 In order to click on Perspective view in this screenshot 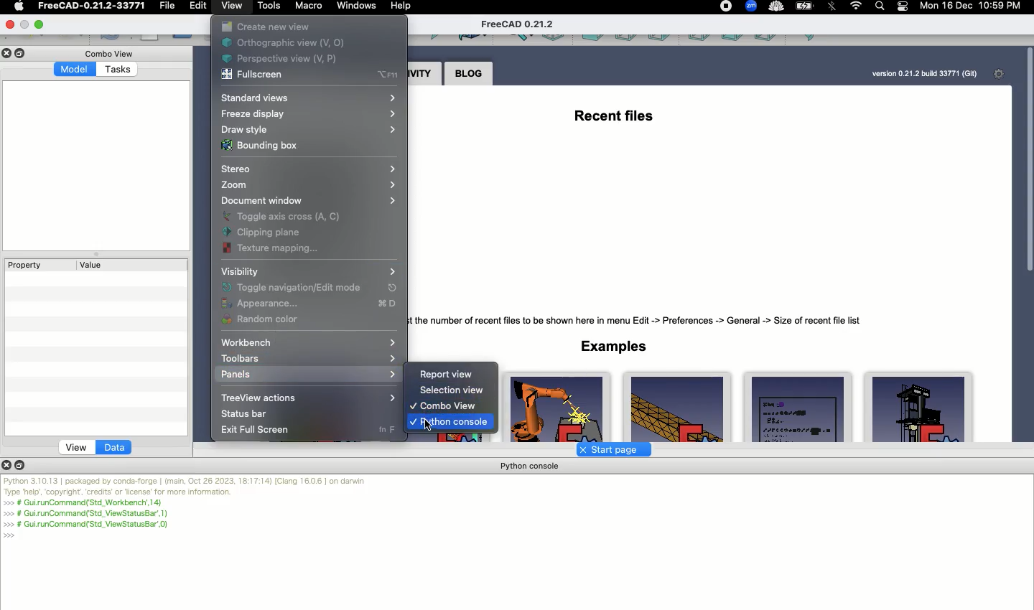, I will do `click(283, 60)`.